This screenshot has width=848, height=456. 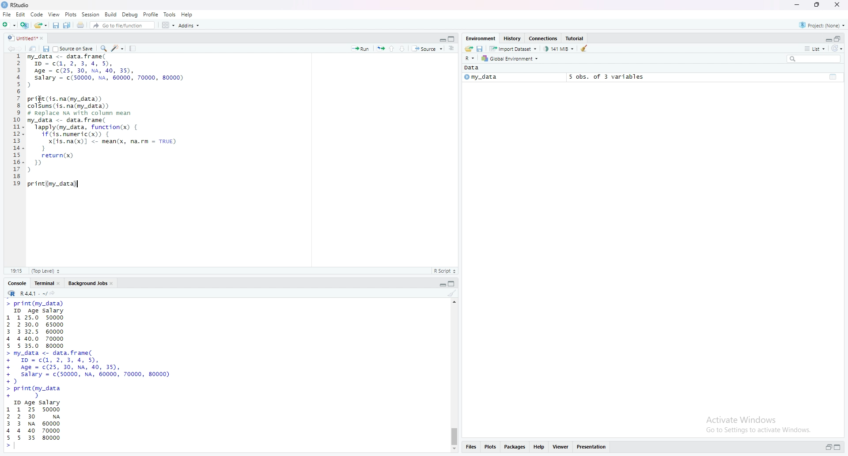 I want to click on open an existing file, so click(x=41, y=25).